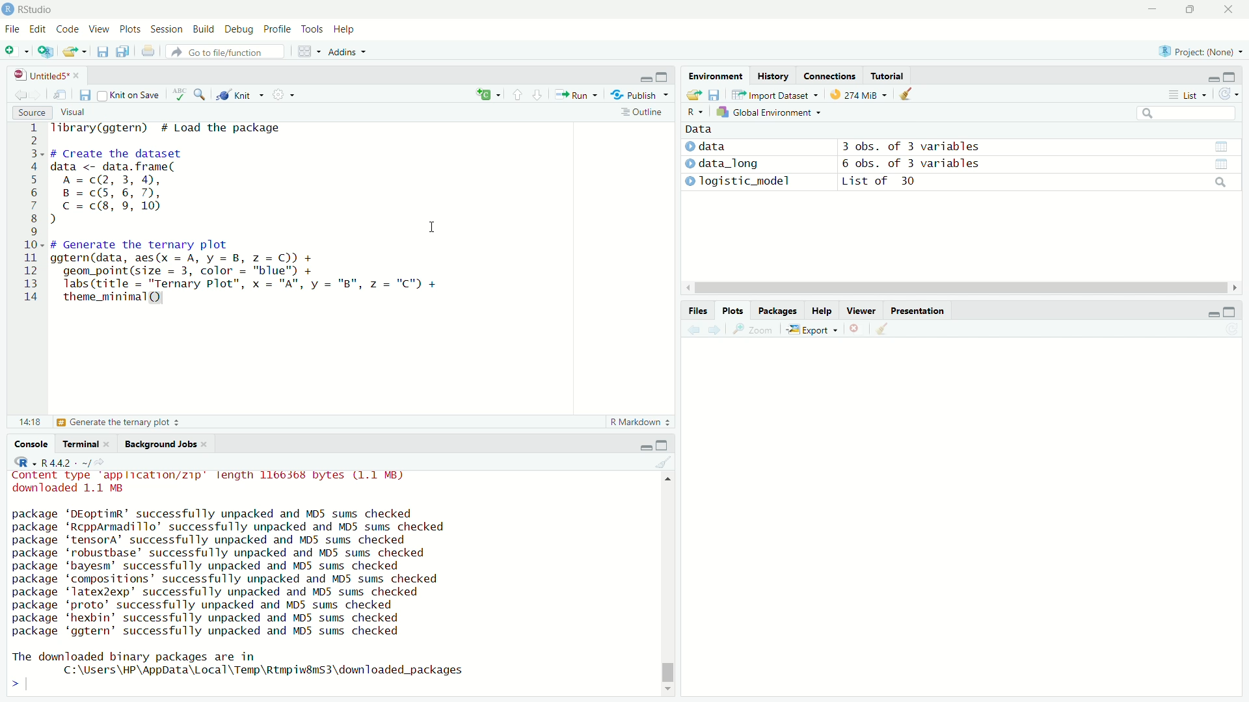 The width and height of the screenshot is (1249, 702). What do you see at coordinates (518, 95) in the screenshot?
I see `upward` at bounding box center [518, 95].